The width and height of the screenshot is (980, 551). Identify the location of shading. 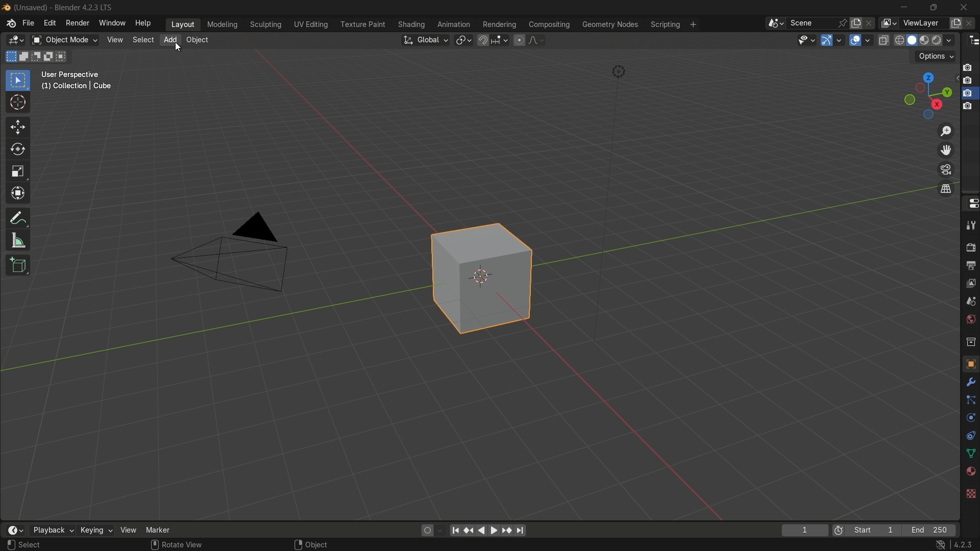
(411, 24).